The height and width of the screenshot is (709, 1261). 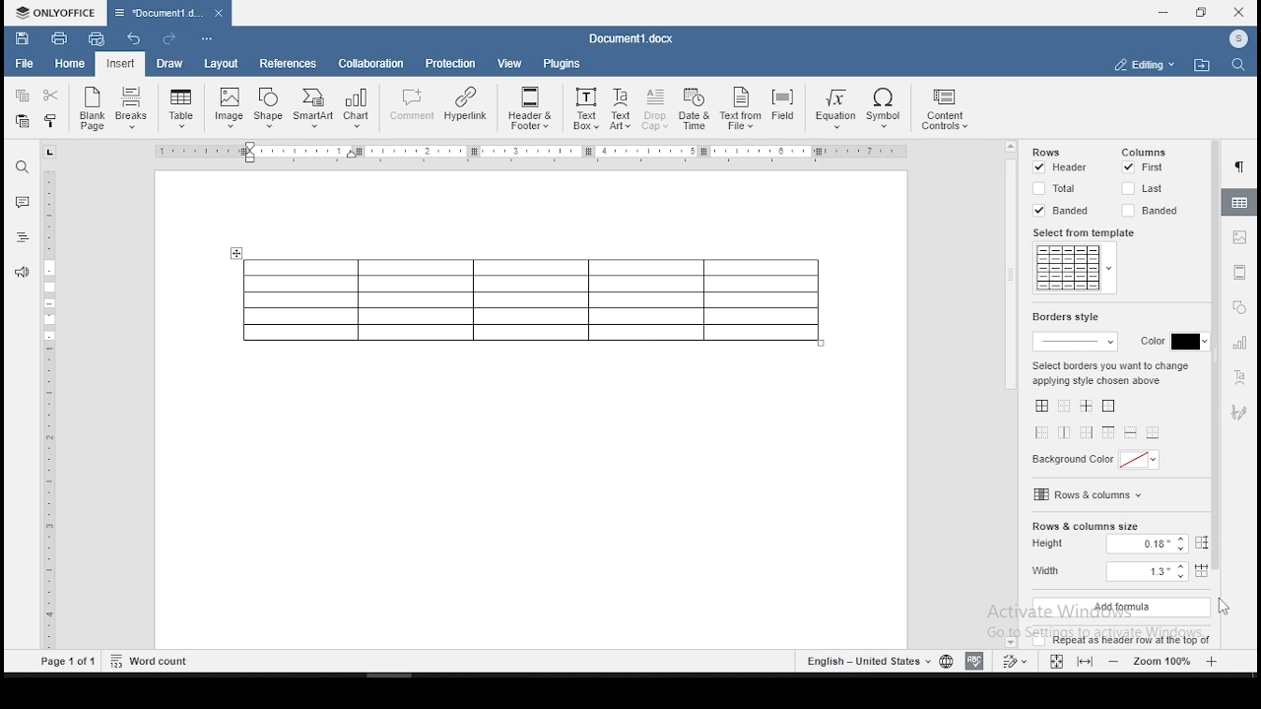 What do you see at coordinates (1223, 608) in the screenshot?
I see `cursor` at bounding box center [1223, 608].